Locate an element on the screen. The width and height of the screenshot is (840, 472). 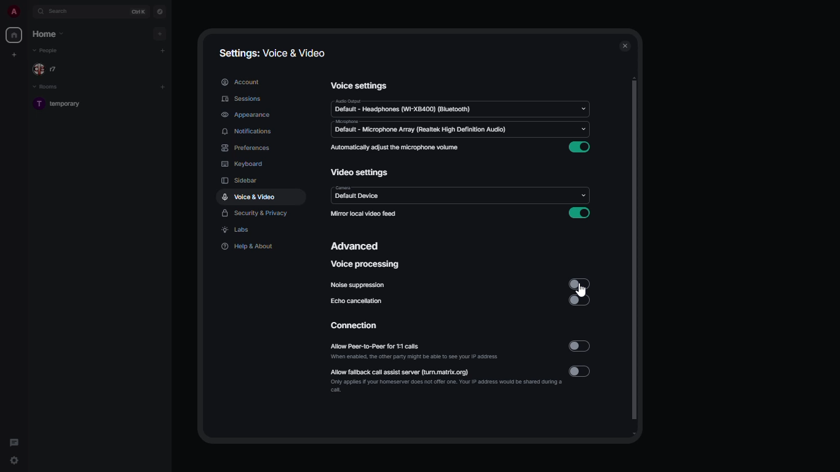
cursor is located at coordinates (583, 289).